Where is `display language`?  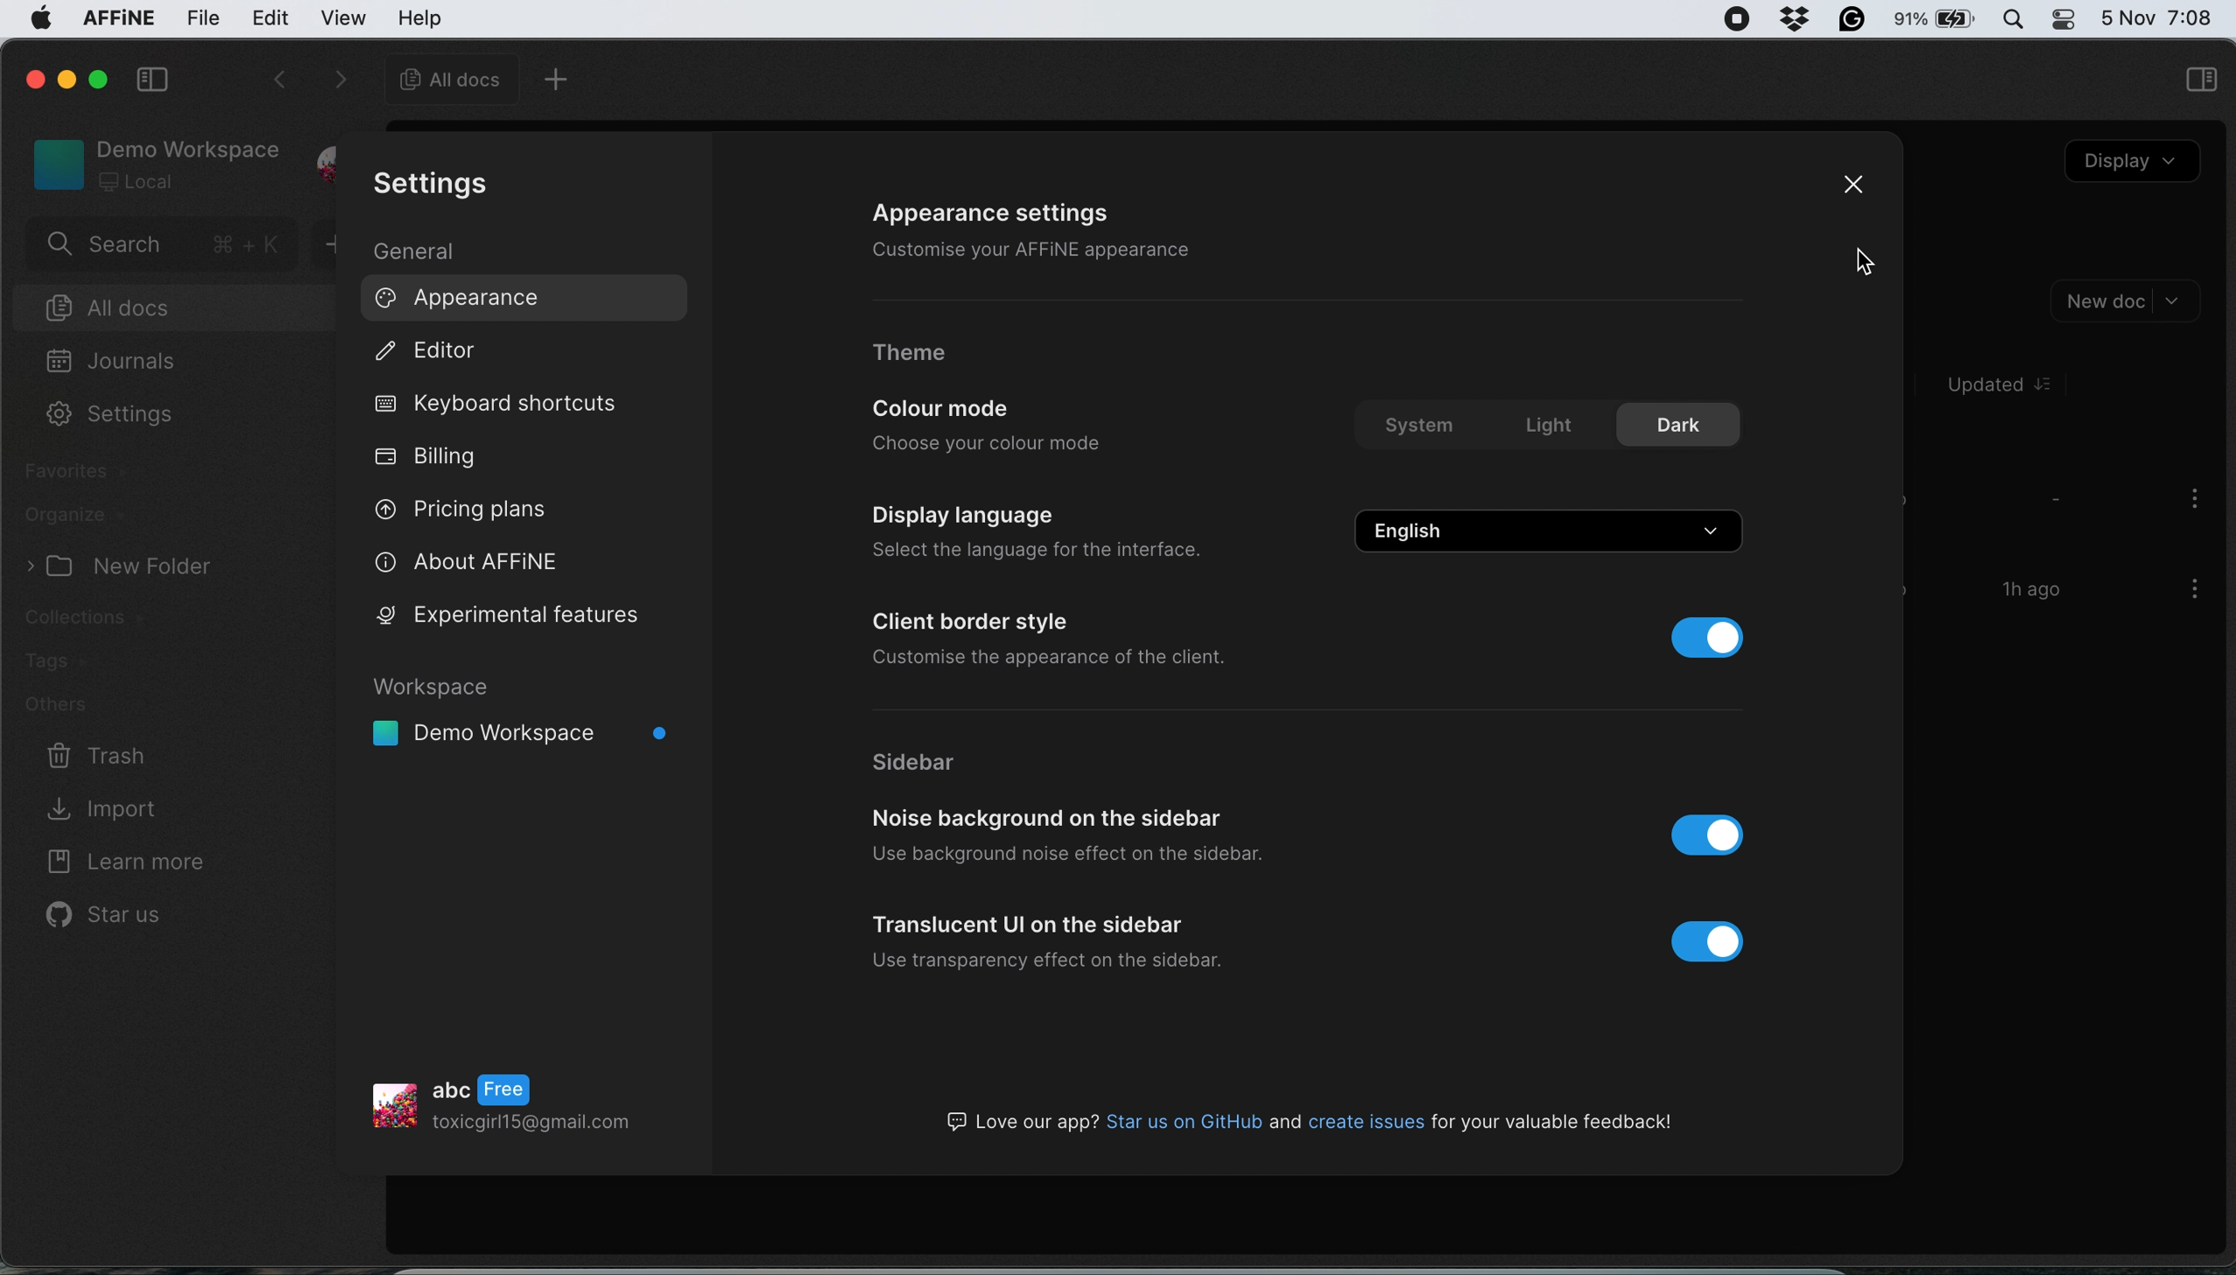
display language is located at coordinates (981, 515).